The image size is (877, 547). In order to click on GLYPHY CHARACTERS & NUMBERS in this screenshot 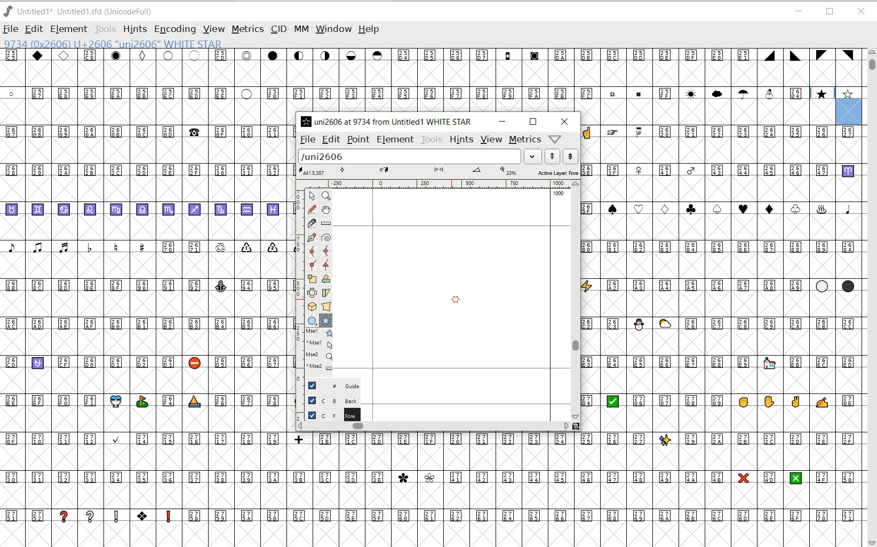, I will do `click(145, 329)`.